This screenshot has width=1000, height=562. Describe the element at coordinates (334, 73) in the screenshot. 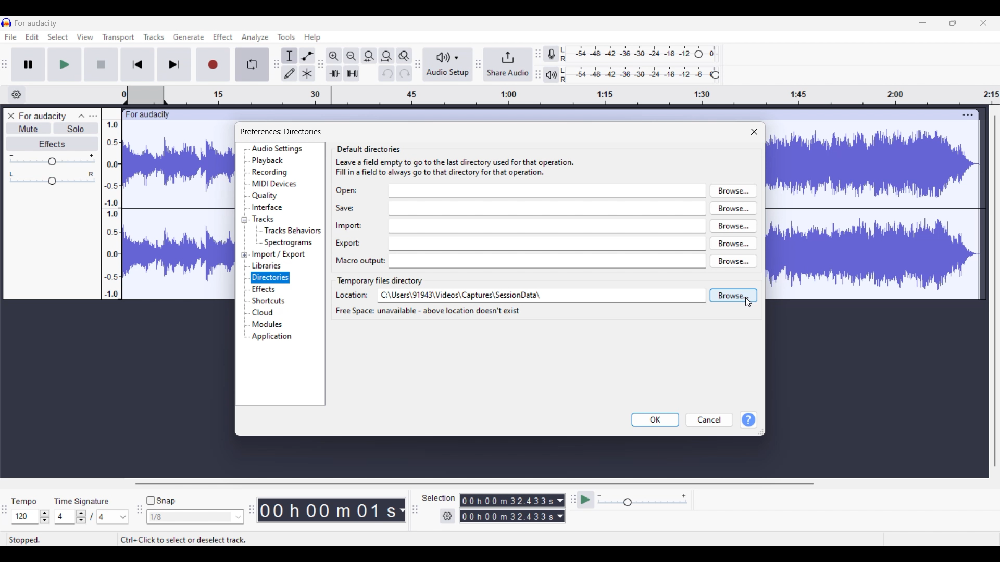

I see `Trim audio outside selection` at that location.